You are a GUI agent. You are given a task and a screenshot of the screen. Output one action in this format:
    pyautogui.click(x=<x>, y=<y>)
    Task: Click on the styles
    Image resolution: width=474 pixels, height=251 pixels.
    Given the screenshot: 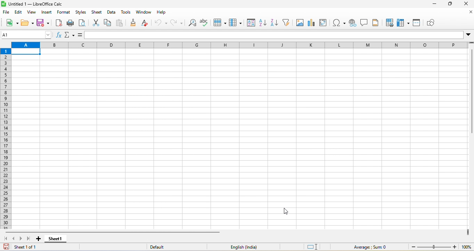 What is the action you would take?
    pyautogui.click(x=81, y=13)
    